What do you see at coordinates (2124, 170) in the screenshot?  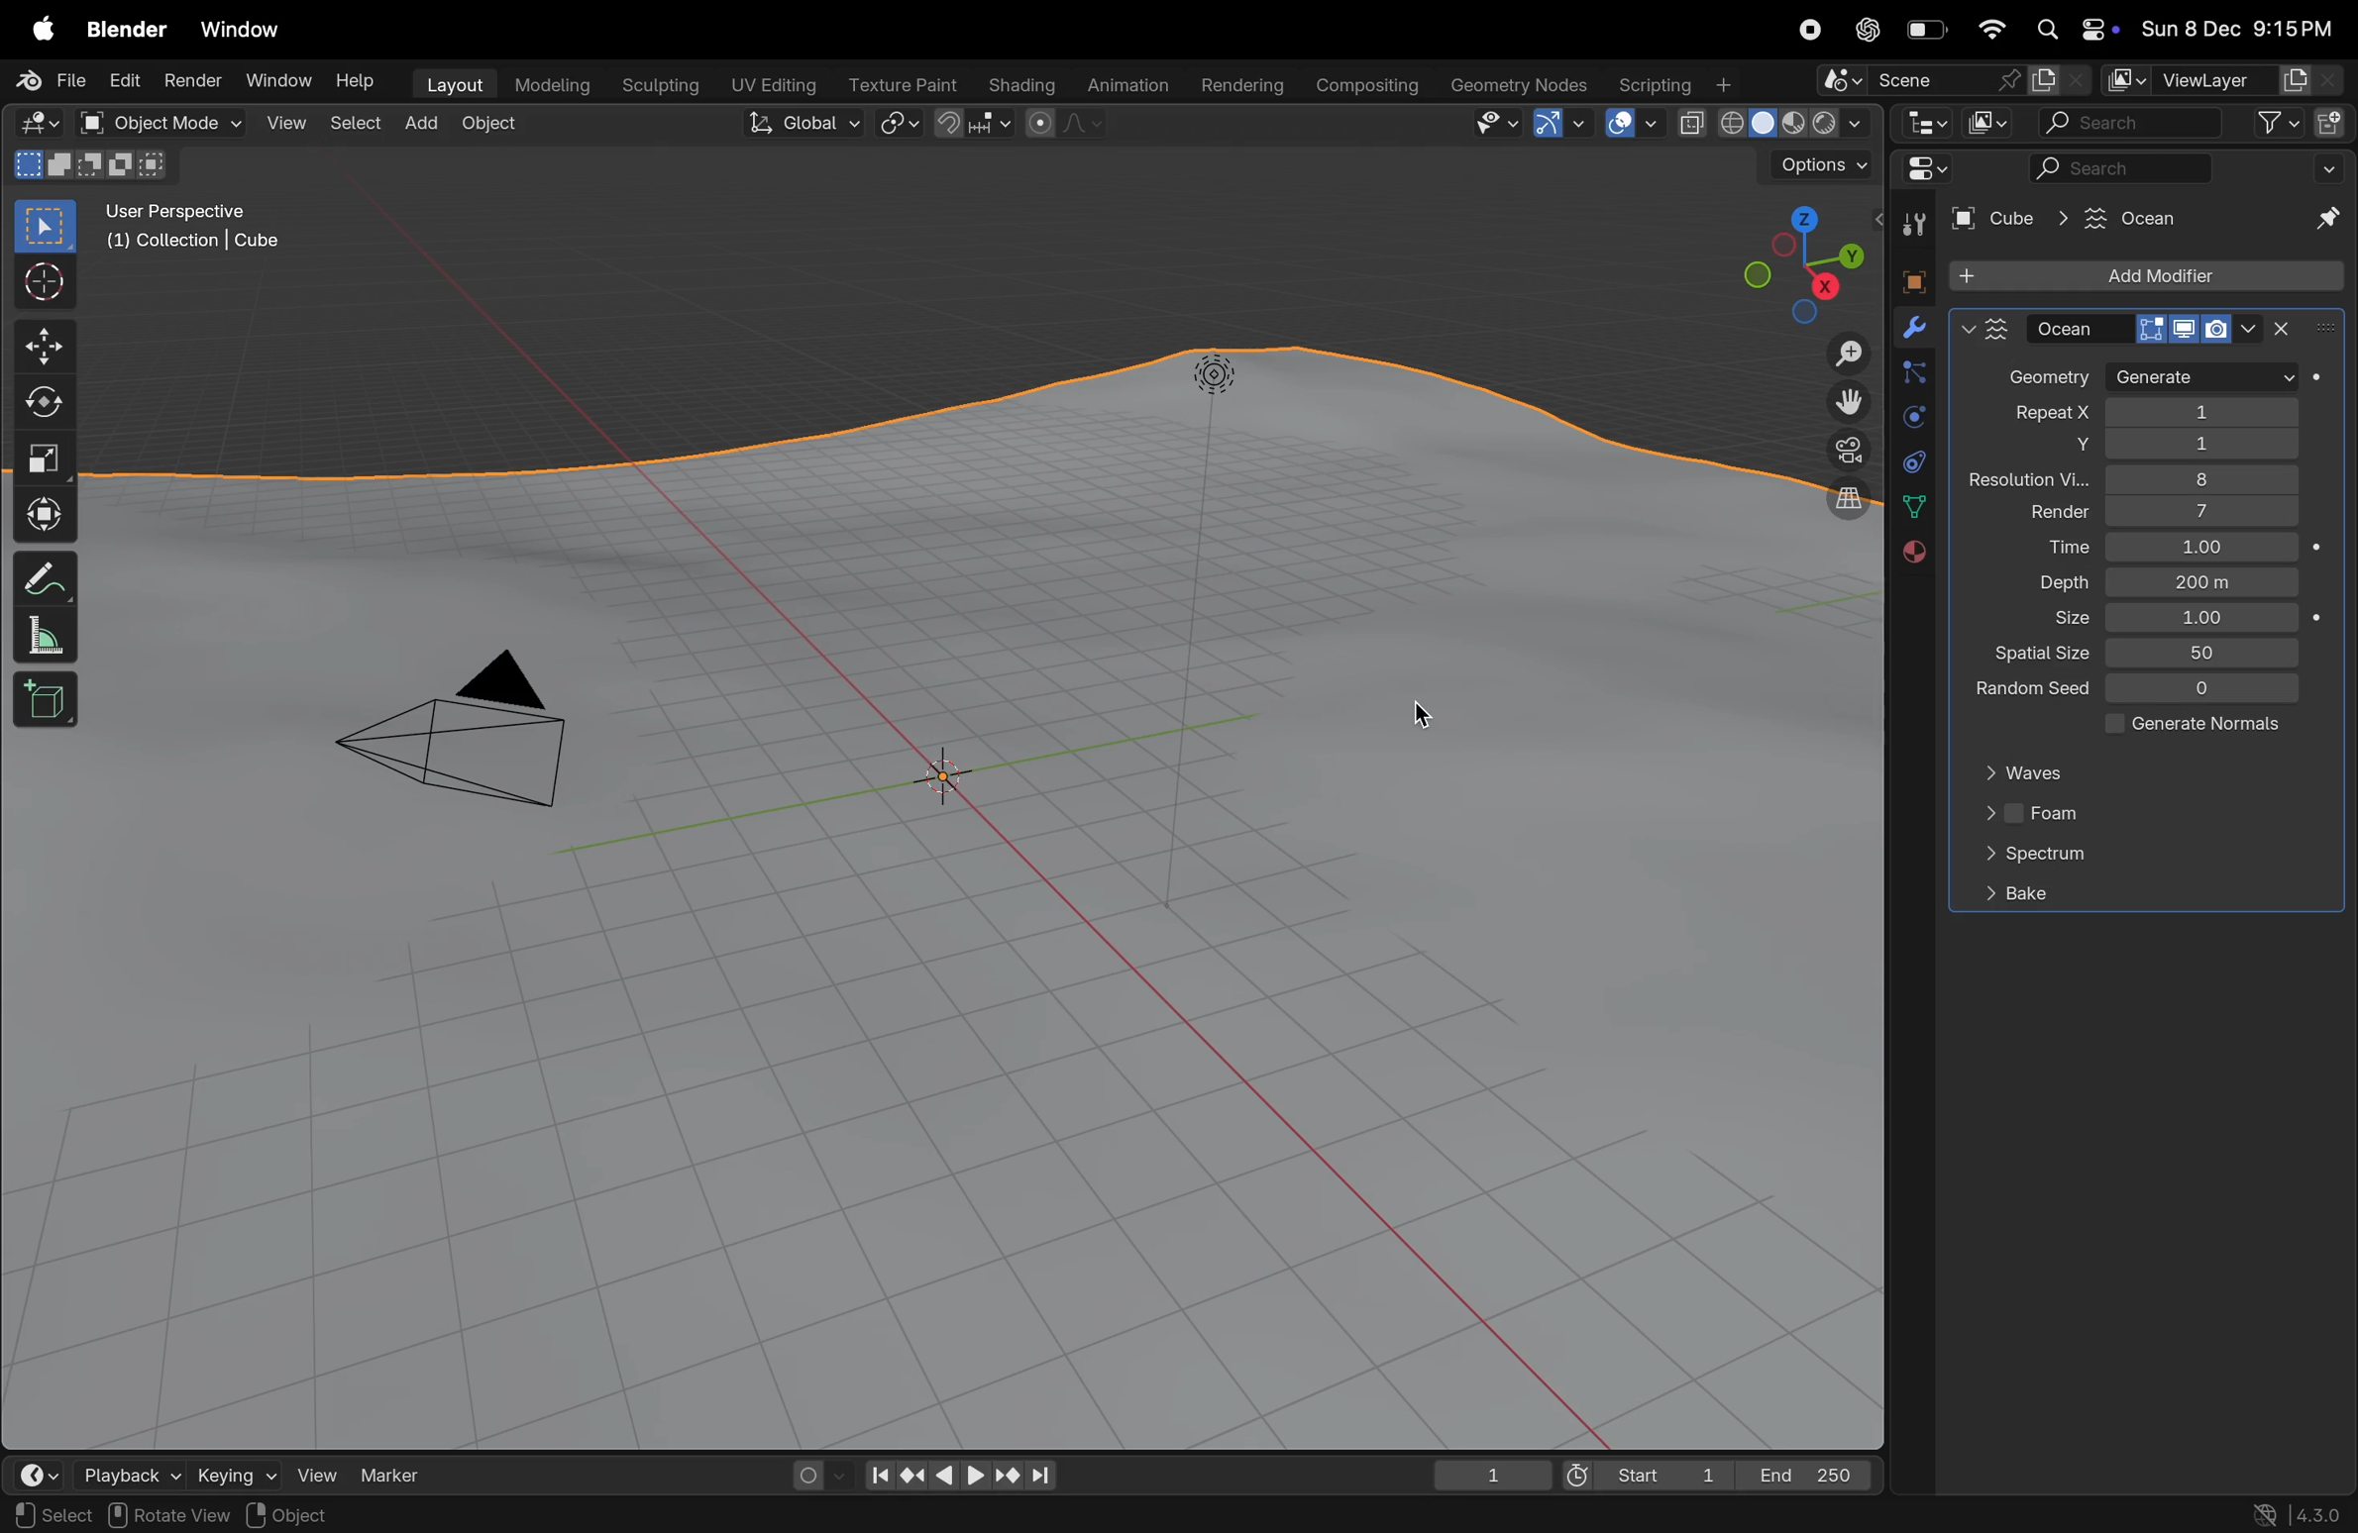 I see `searchbar` at bounding box center [2124, 170].